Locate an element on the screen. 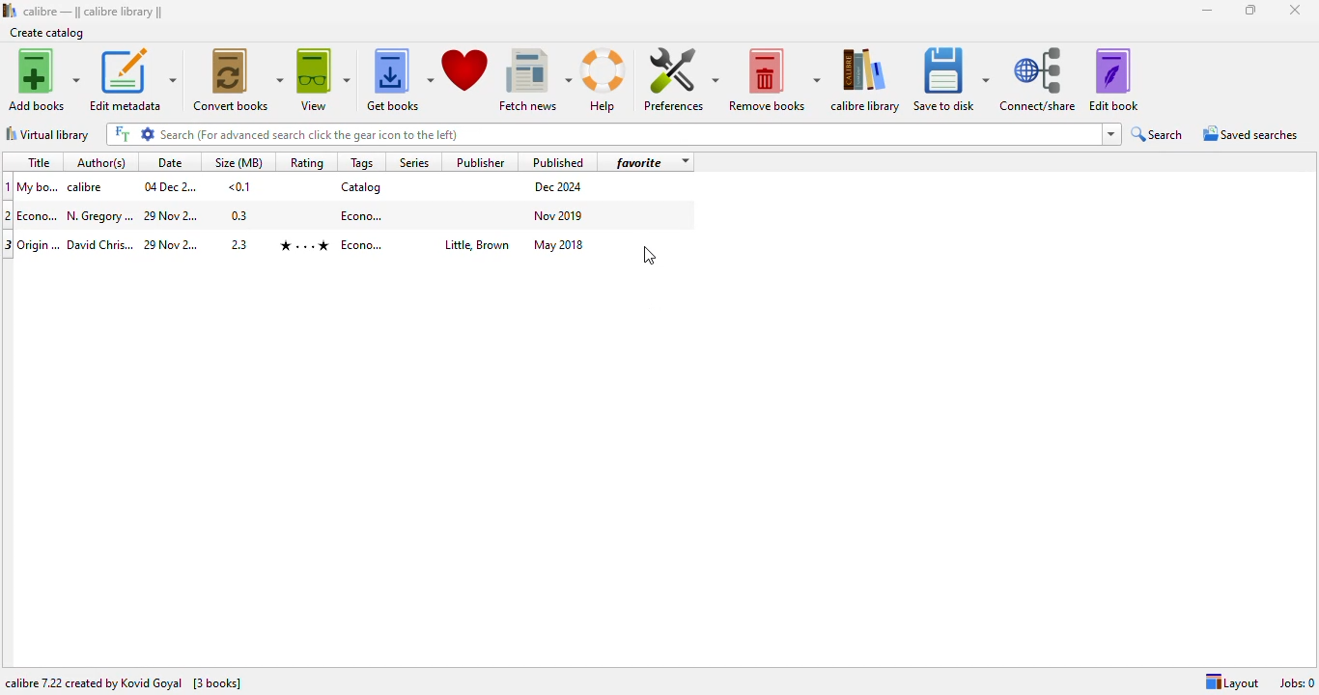 The image size is (1319, 695). date is located at coordinates (170, 186).